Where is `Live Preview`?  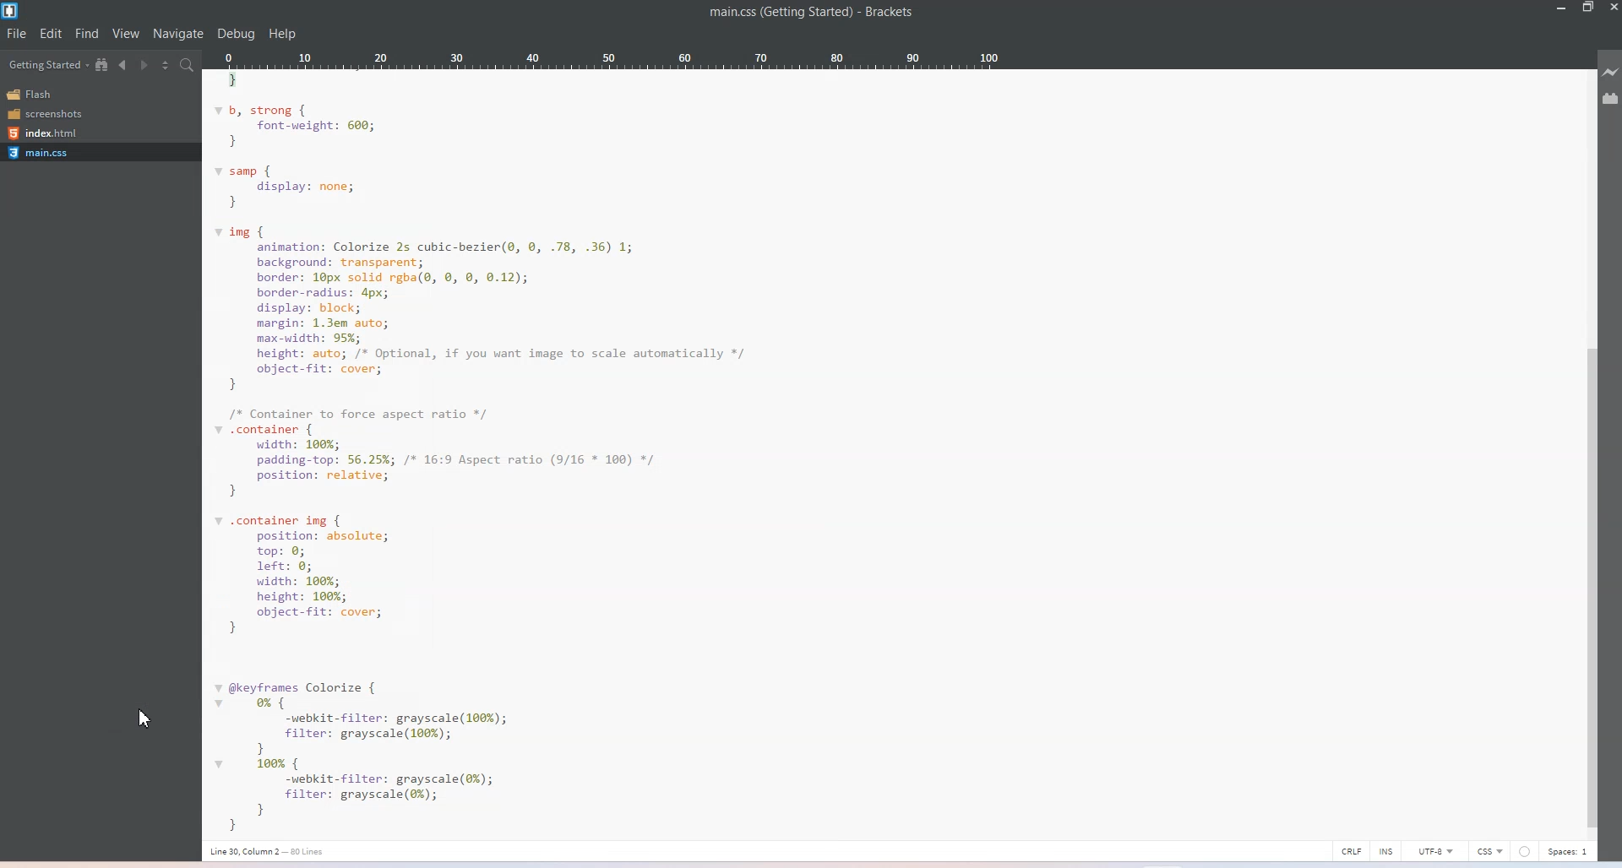 Live Preview is located at coordinates (1611, 72).